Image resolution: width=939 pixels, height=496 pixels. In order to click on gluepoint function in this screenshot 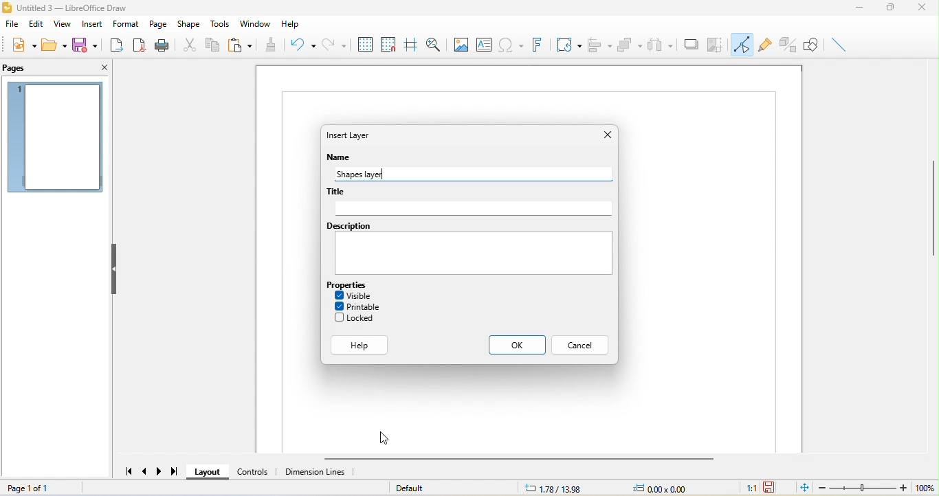, I will do `click(766, 45)`.